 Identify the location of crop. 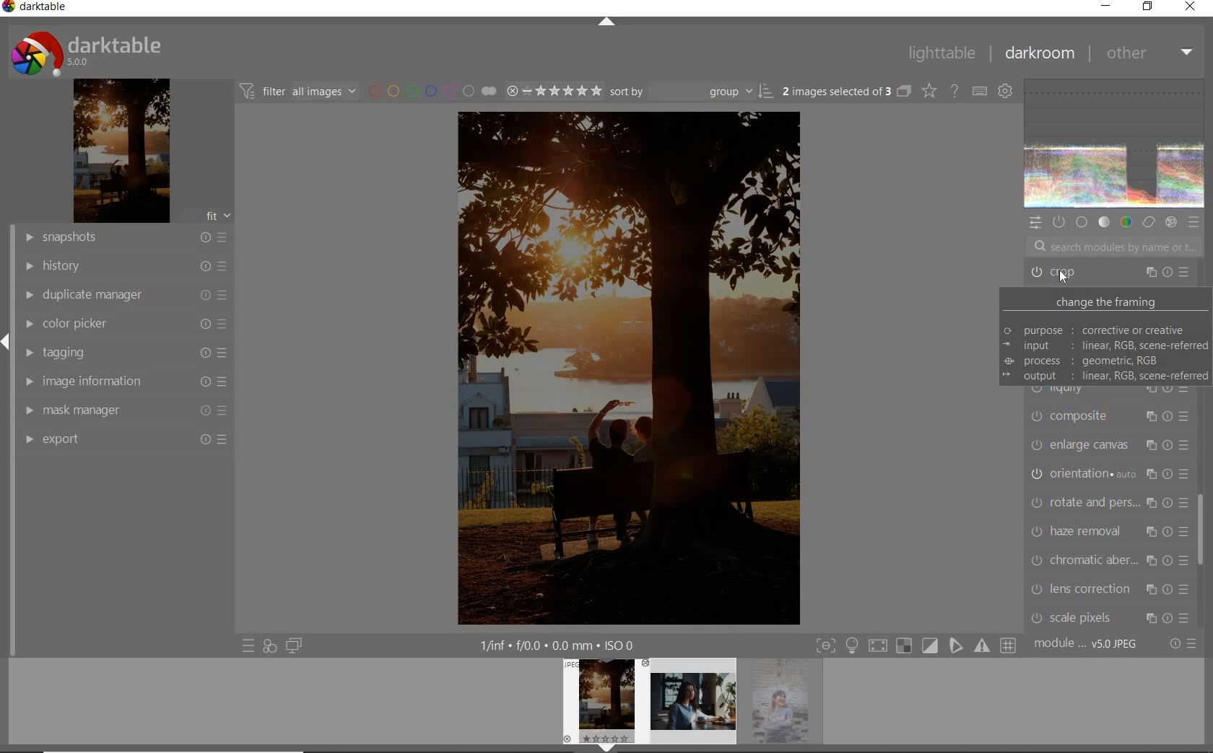
(1112, 272).